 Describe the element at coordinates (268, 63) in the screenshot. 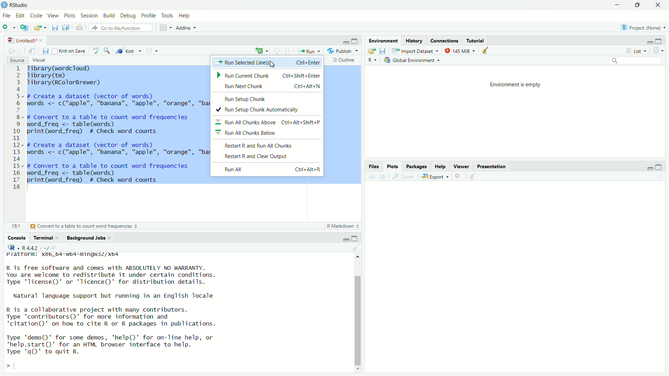

I see `Run Selected Line's` at that location.